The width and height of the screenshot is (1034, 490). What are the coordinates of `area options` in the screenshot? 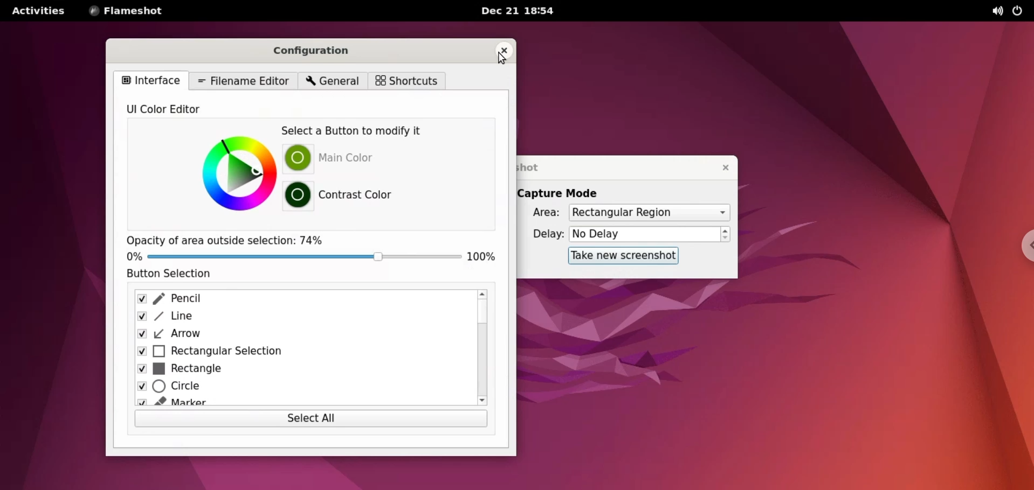 It's located at (649, 213).